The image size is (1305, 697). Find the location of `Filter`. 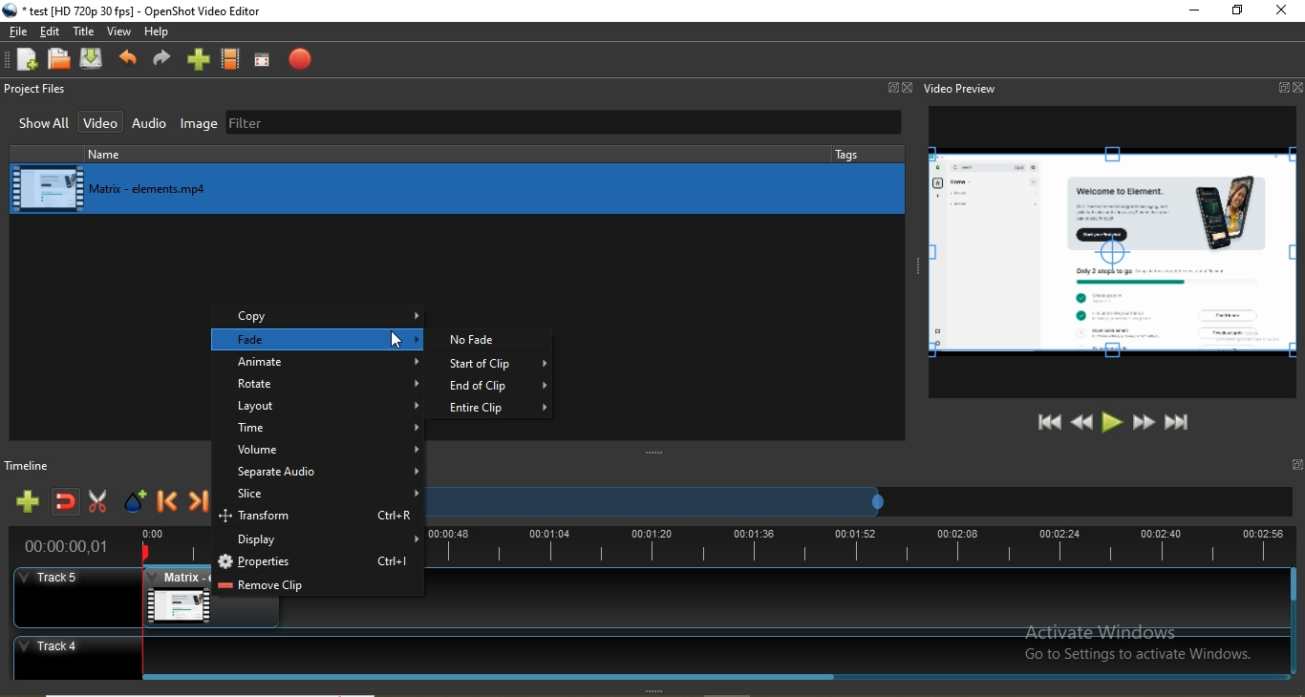

Filter is located at coordinates (564, 124).